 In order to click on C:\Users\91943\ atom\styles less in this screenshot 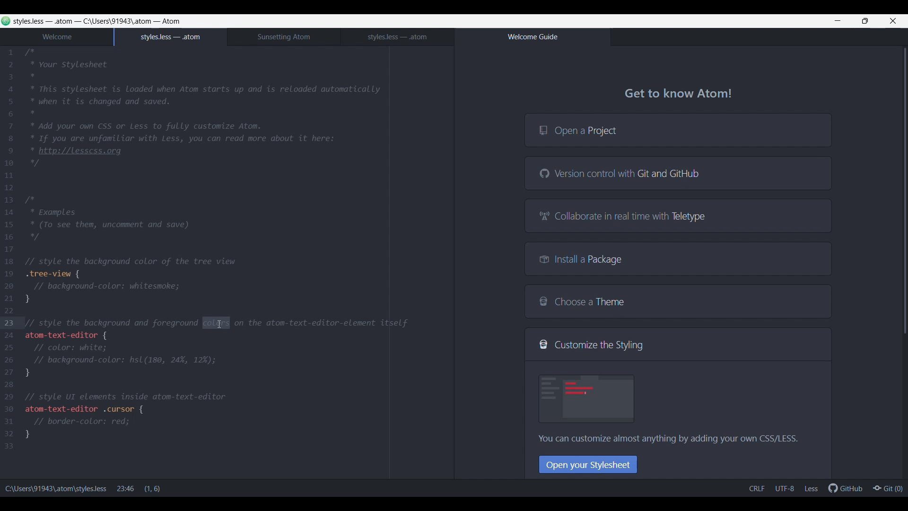, I will do `click(56, 486)`.